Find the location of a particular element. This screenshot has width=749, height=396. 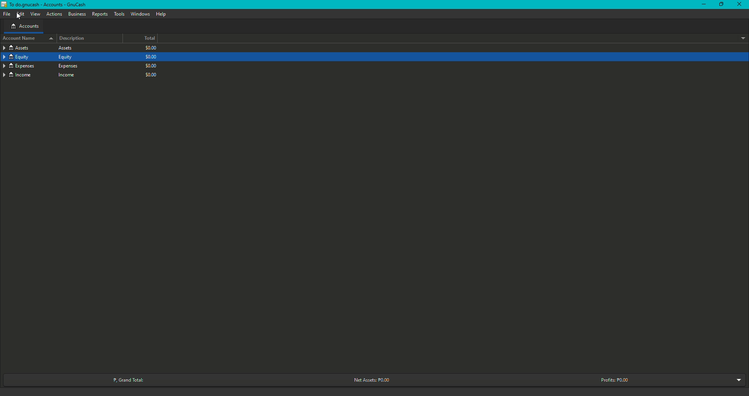

Description is located at coordinates (73, 39).